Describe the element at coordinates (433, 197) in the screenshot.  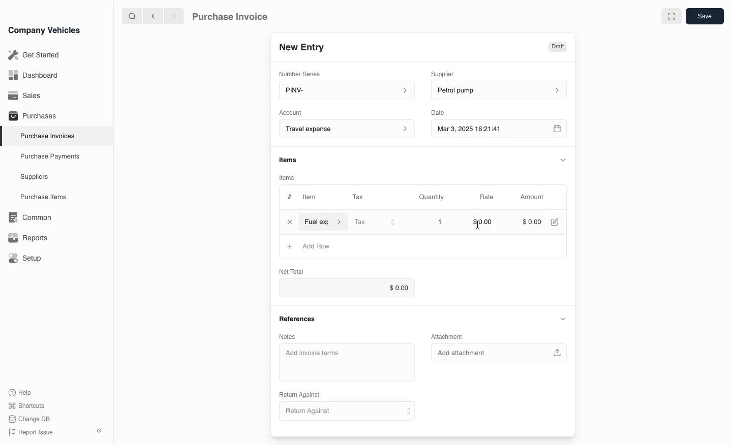
I see `Quantity` at that location.